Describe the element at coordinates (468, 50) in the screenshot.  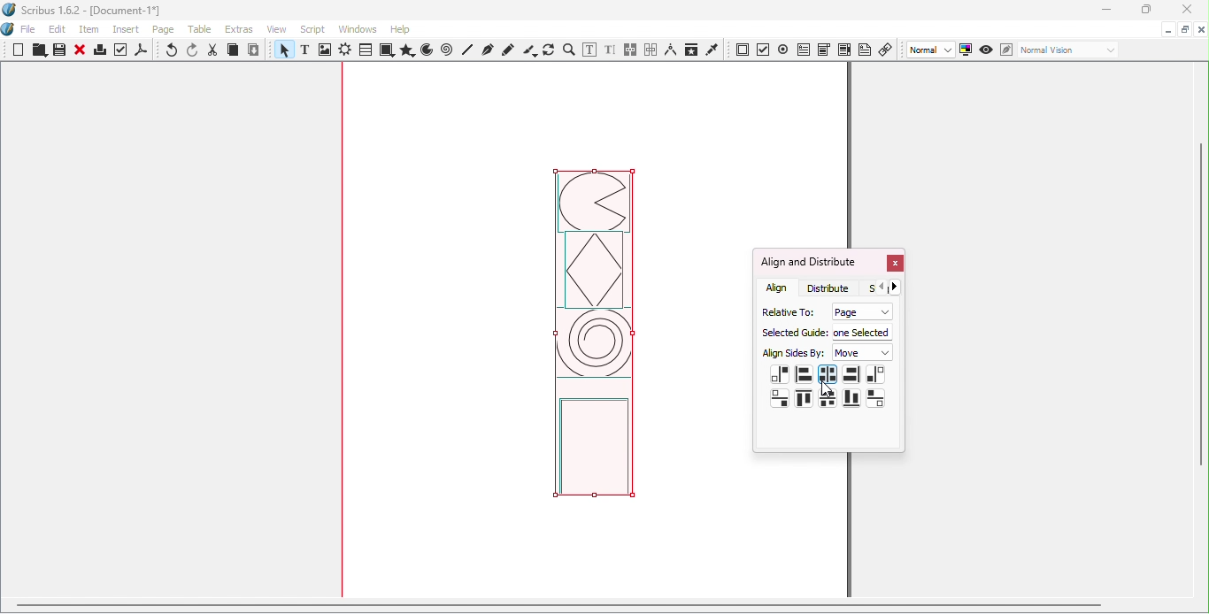
I see `Line` at that location.